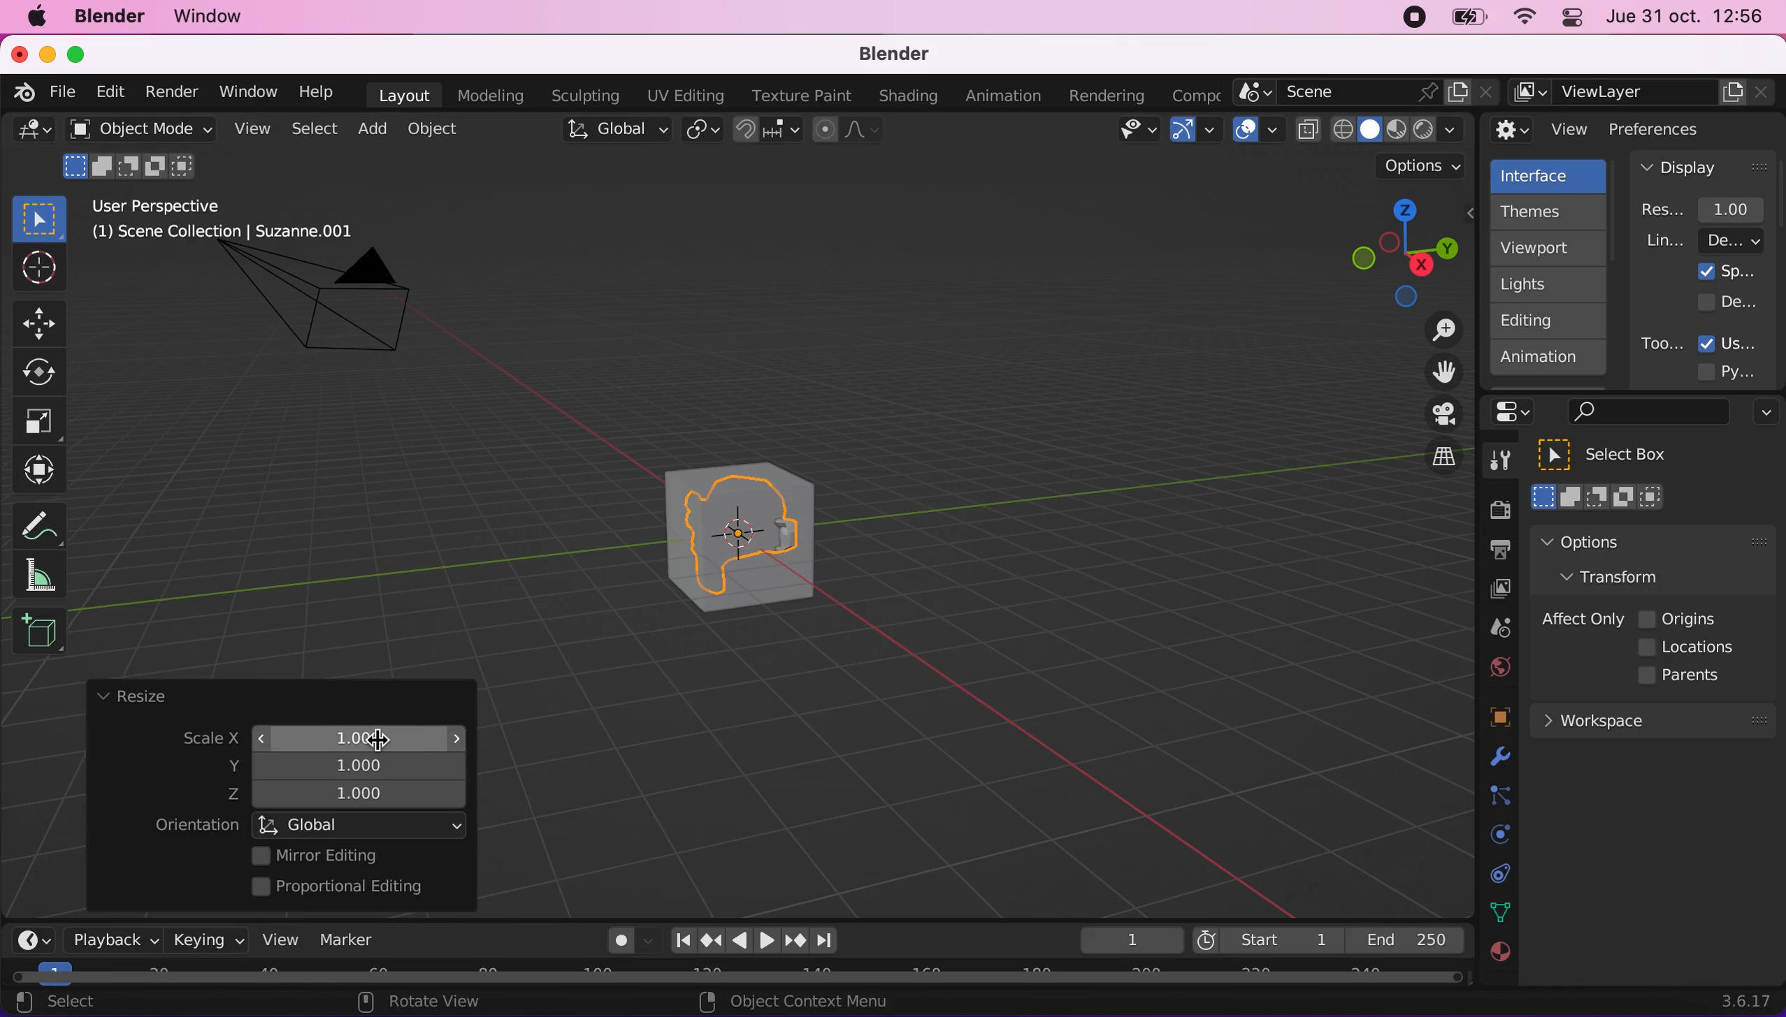  I want to click on scene, so click(1494, 629).